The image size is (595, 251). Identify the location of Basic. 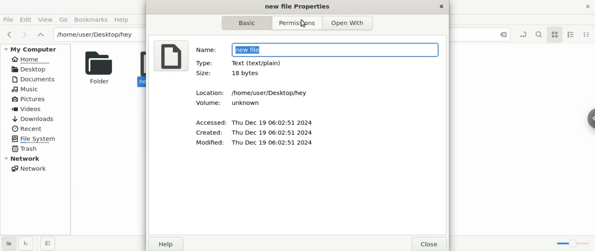
(244, 23).